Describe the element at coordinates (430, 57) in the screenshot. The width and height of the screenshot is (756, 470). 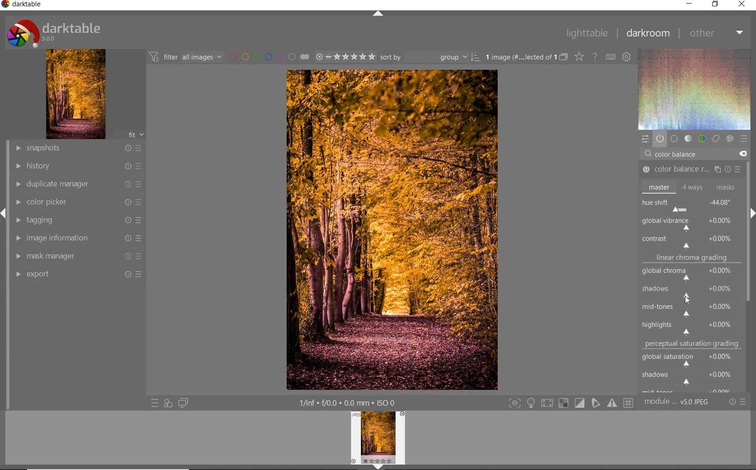
I see `sort` at that location.